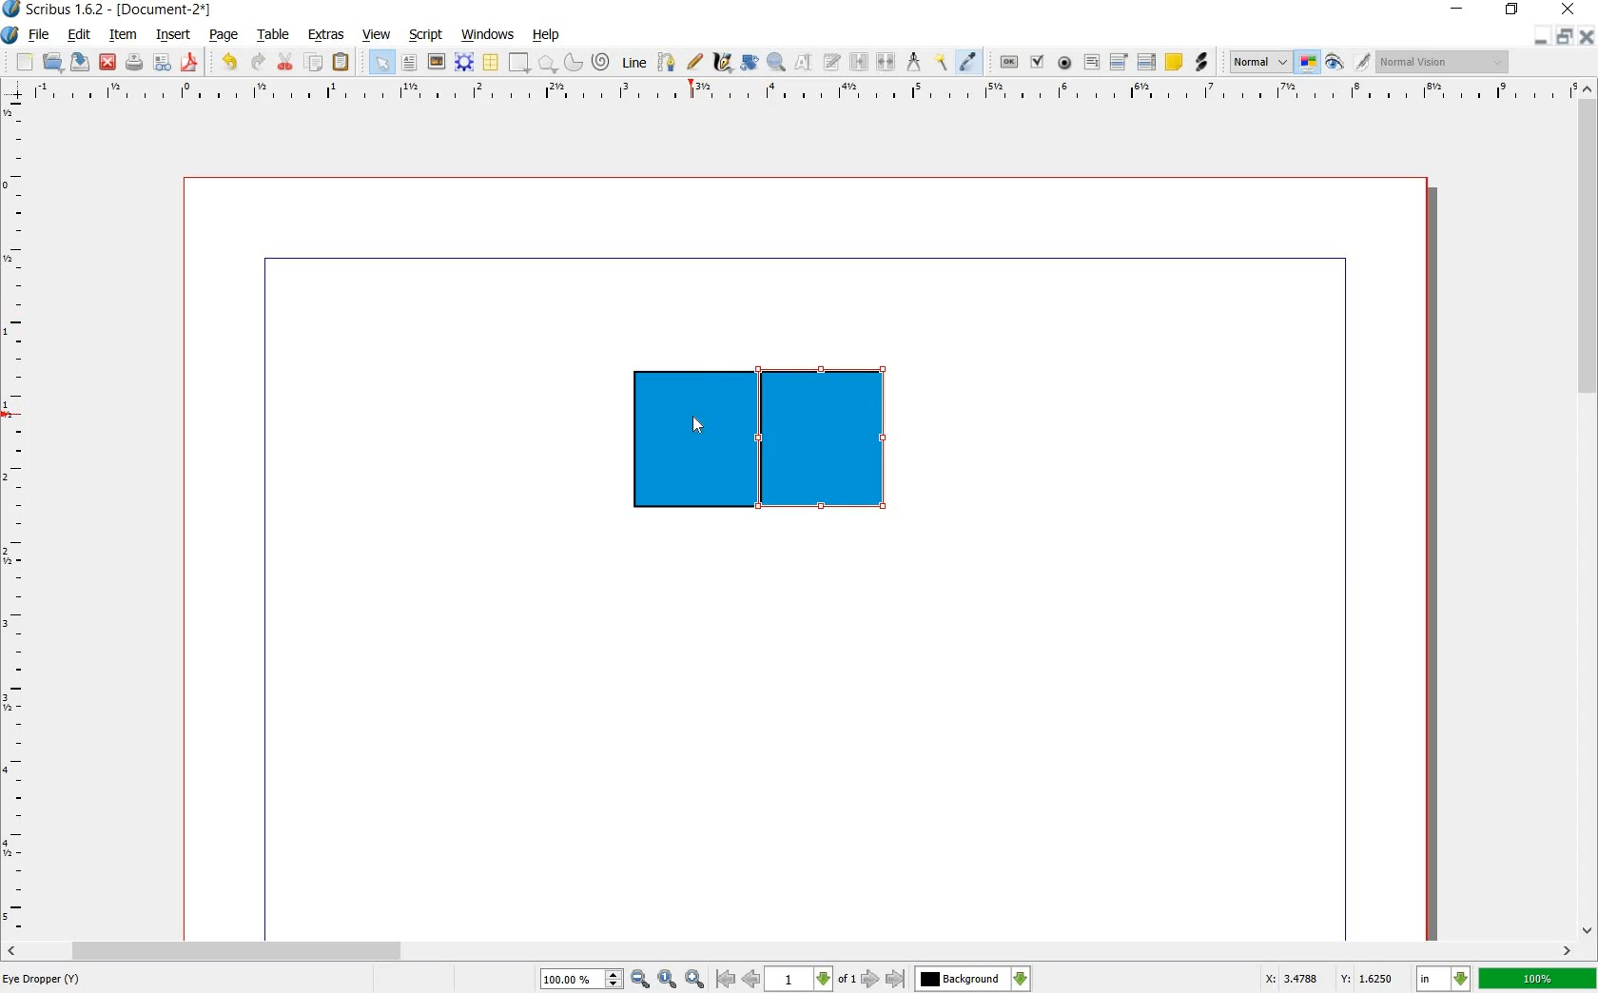 The image size is (1598, 993). What do you see at coordinates (1328, 978) in the screenshot?
I see `X: 3.4788 Y: 16250` at bounding box center [1328, 978].